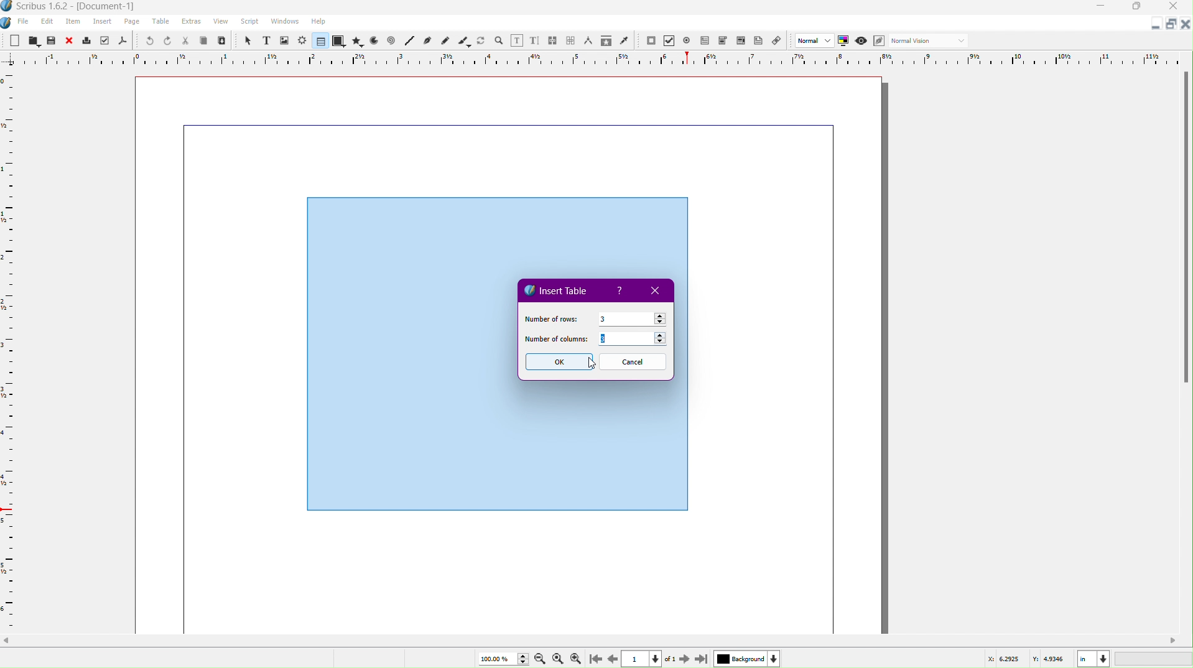 The image size is (1193, 668). What do you see at coordinates (745, 658) in the screenshot?
I see `Background Color` at bounding box center [745, 658].